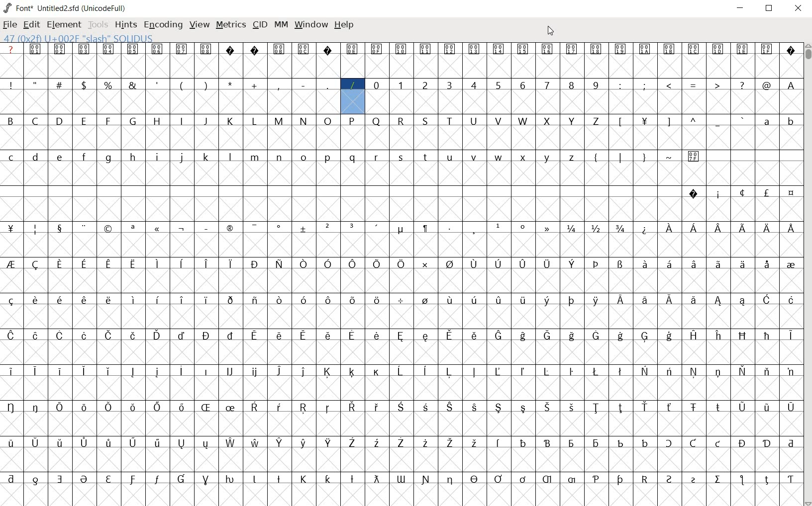 The height and width of the screenshot is (506, 812). What do you see at coordinates (132, 85) in the screenshot?
I see `glyph` at bounding box center [132, 85].